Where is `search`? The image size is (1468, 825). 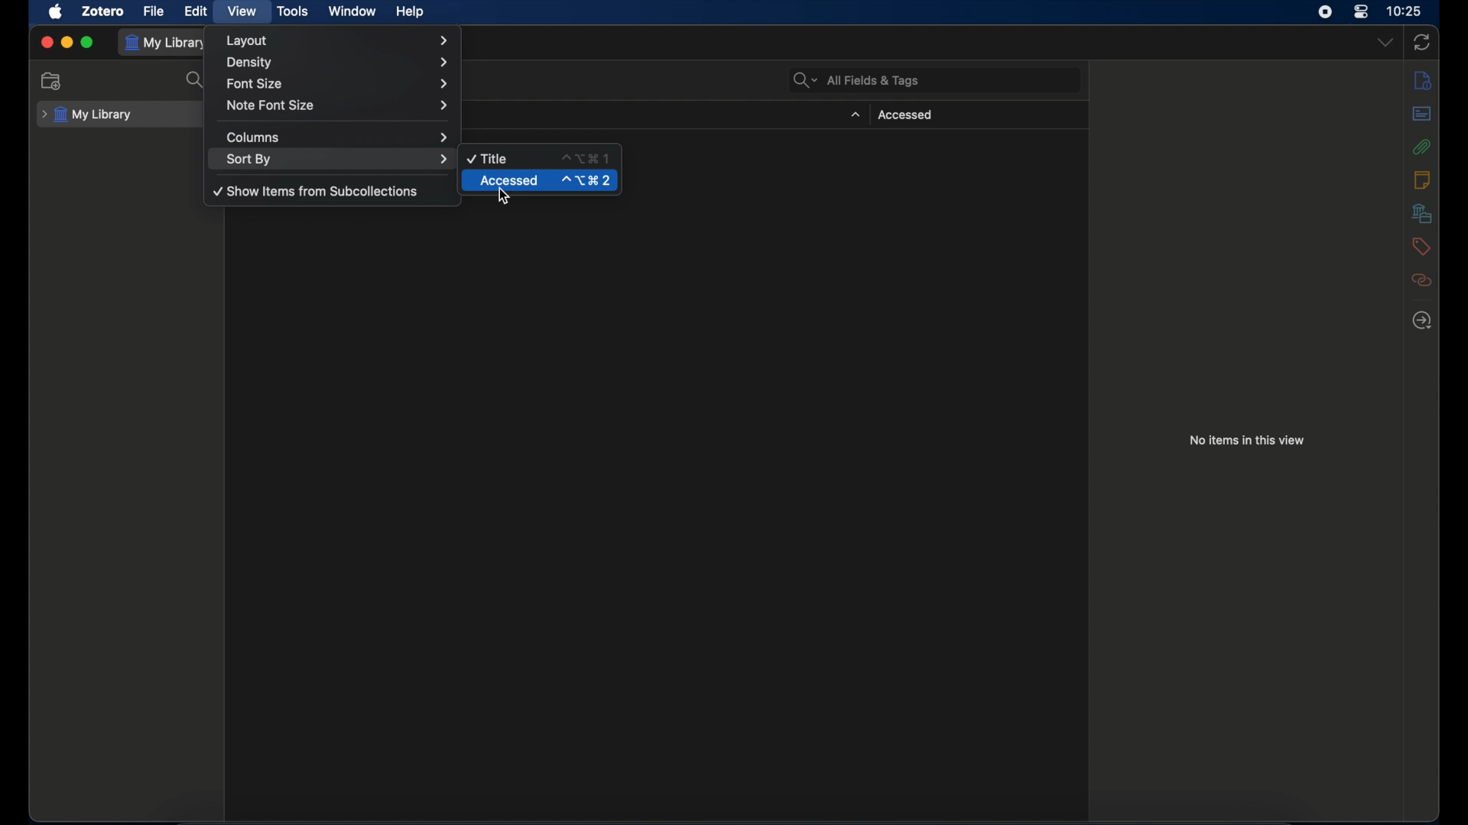
search is located at coordinates (194, 80).